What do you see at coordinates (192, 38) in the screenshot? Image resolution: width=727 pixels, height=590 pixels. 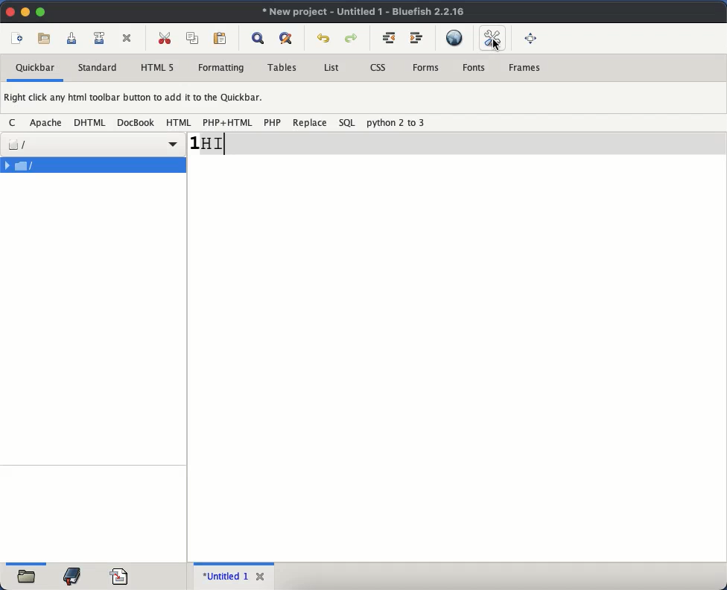 I see `copy` at bounding box center [192, 38].